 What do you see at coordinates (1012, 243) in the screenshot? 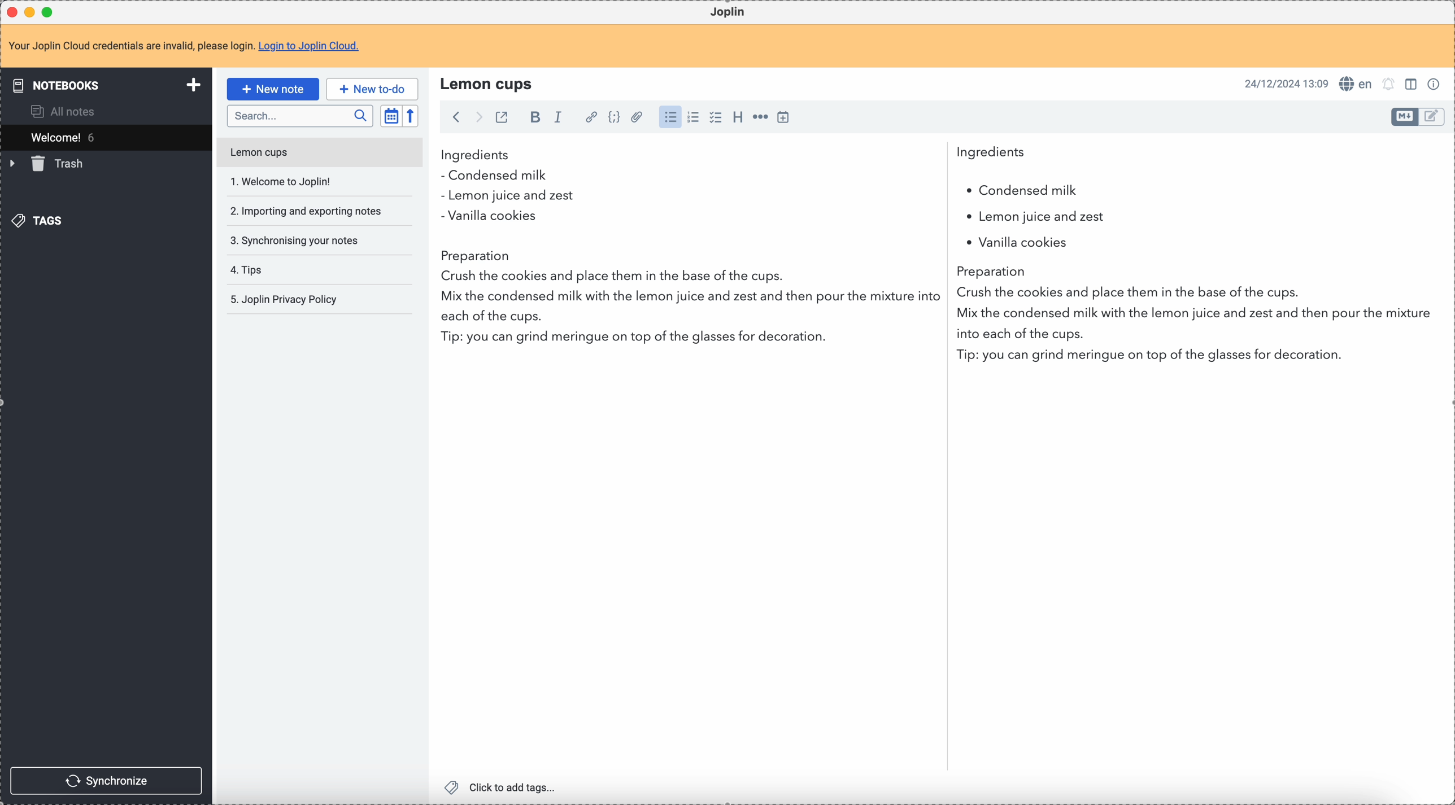
I see `vanilla cookies` at bounding box center [1012, 243].